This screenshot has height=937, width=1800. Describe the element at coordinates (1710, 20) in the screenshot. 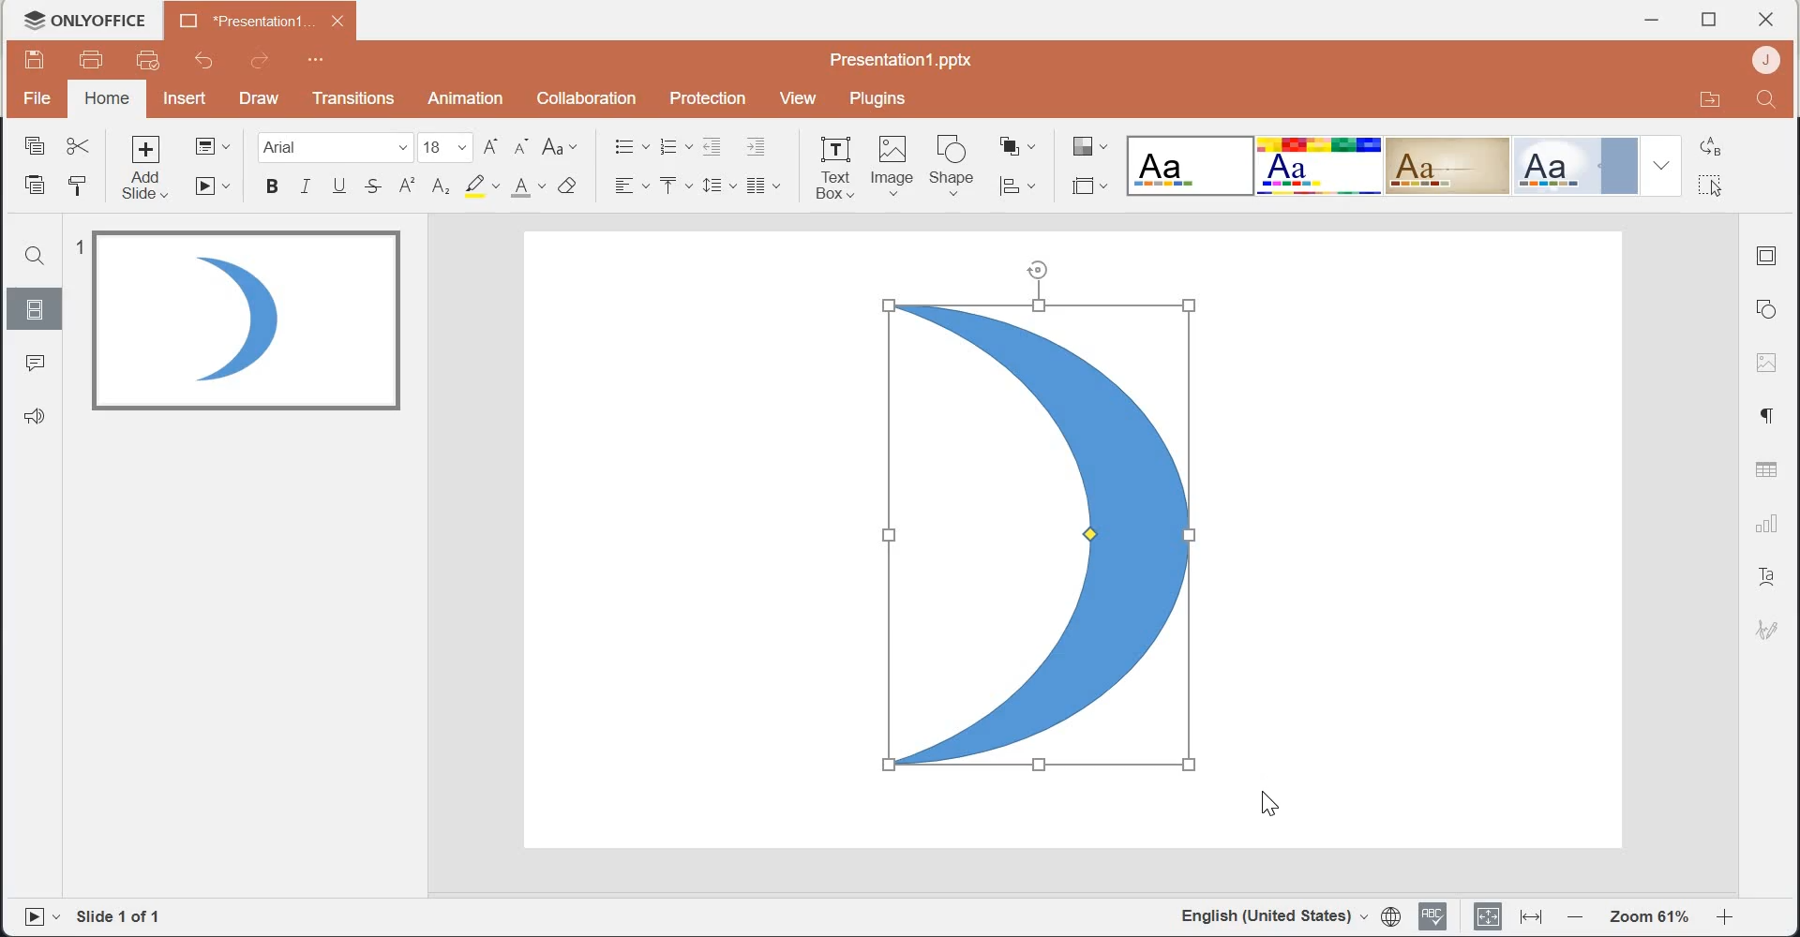

I see `Maximize` at that location.